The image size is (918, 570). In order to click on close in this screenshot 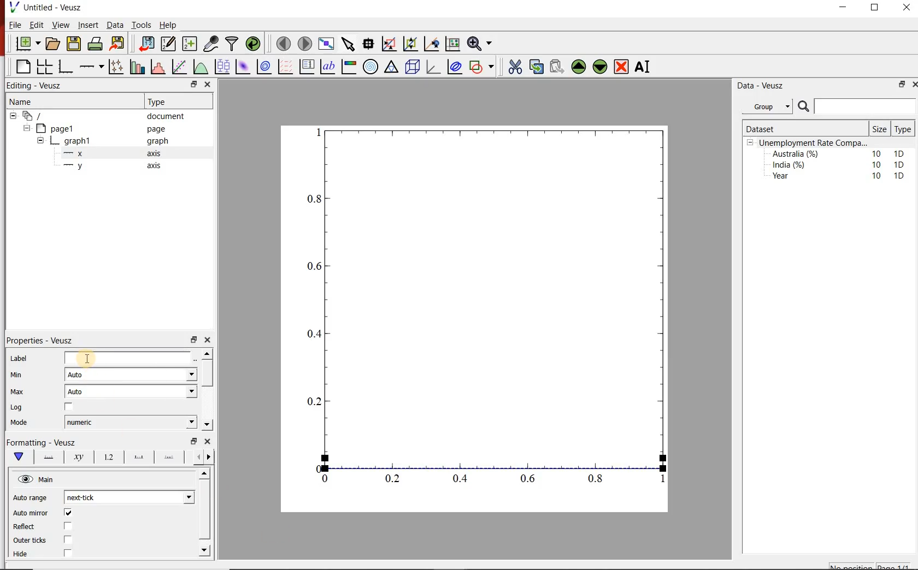, I will do `click(208, 340)`.